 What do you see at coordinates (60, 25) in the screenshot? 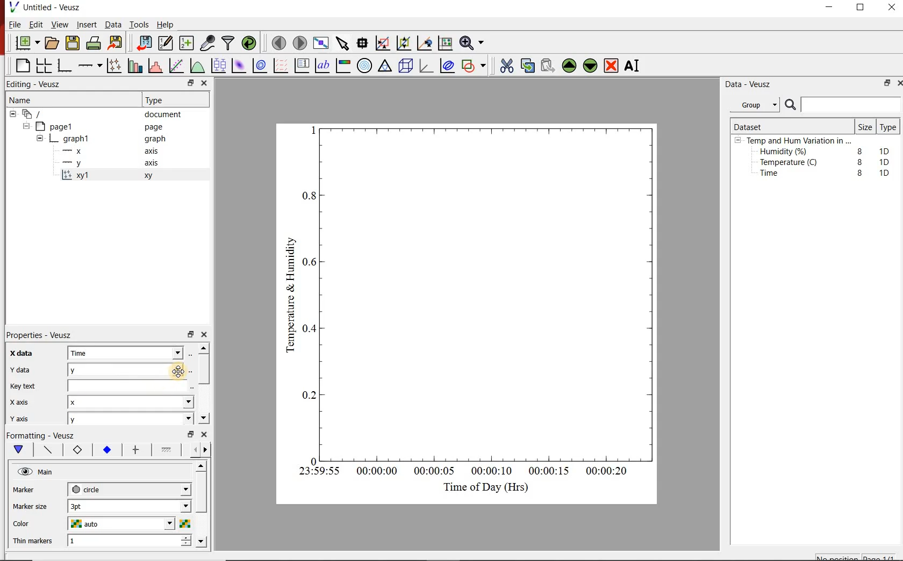
I see `View` at bounding box center [60, 25].